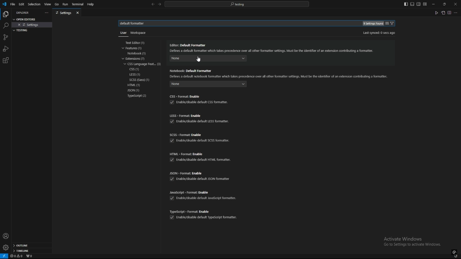 This screenshot has width=461, height=259. Describe the element at coordinates (137, 59) in the screenshot. I see `extensions` at that location.